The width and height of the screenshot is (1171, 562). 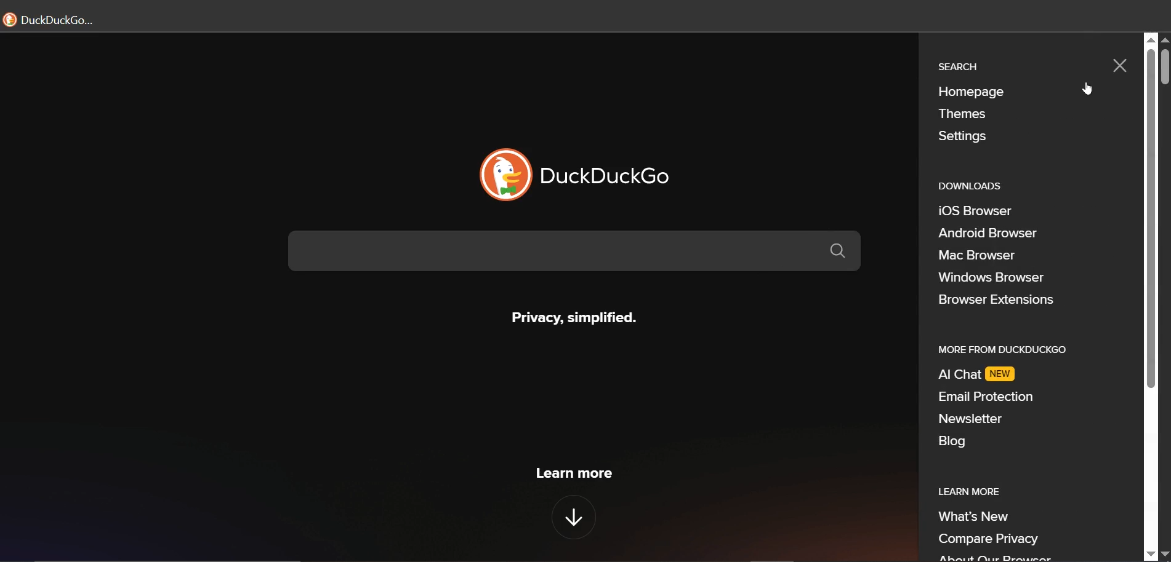 What do you see at coordinates (967, 186) in the screenshot?
I see `DOWNLOADS` at bounding box center [967, 186].